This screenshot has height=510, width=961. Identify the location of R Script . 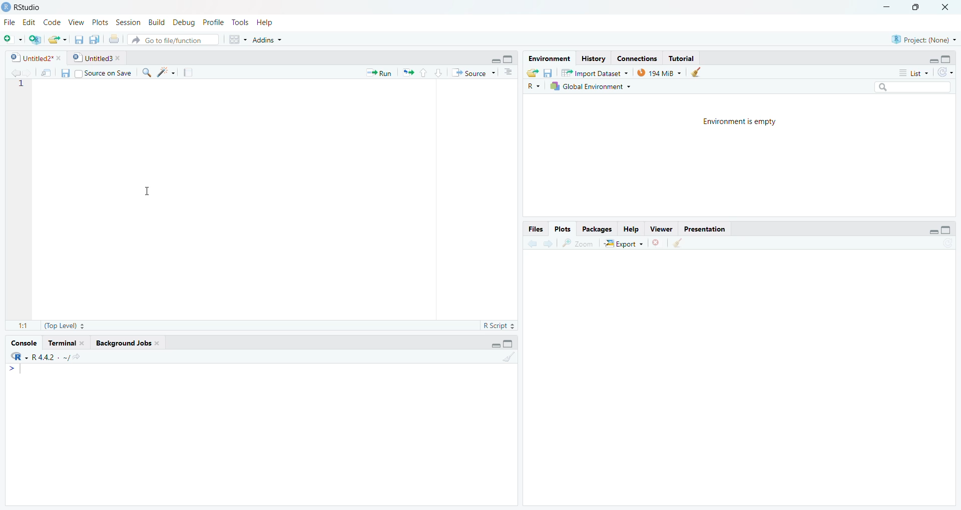
(498, 325).